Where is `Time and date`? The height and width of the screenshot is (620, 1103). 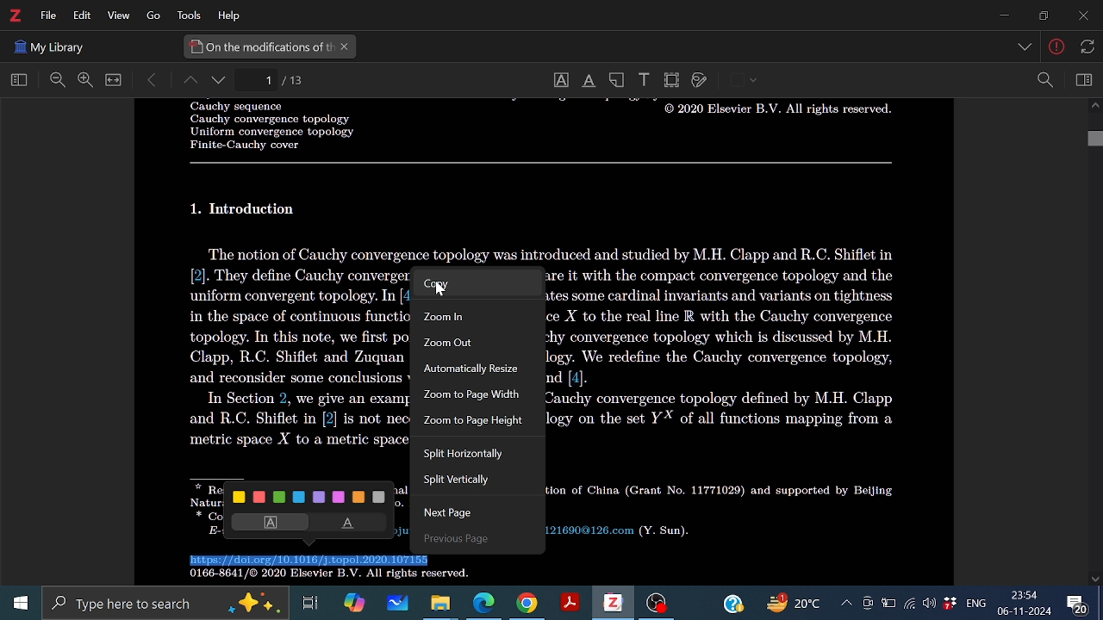 Time and date is located at coordinates (1025, 604).